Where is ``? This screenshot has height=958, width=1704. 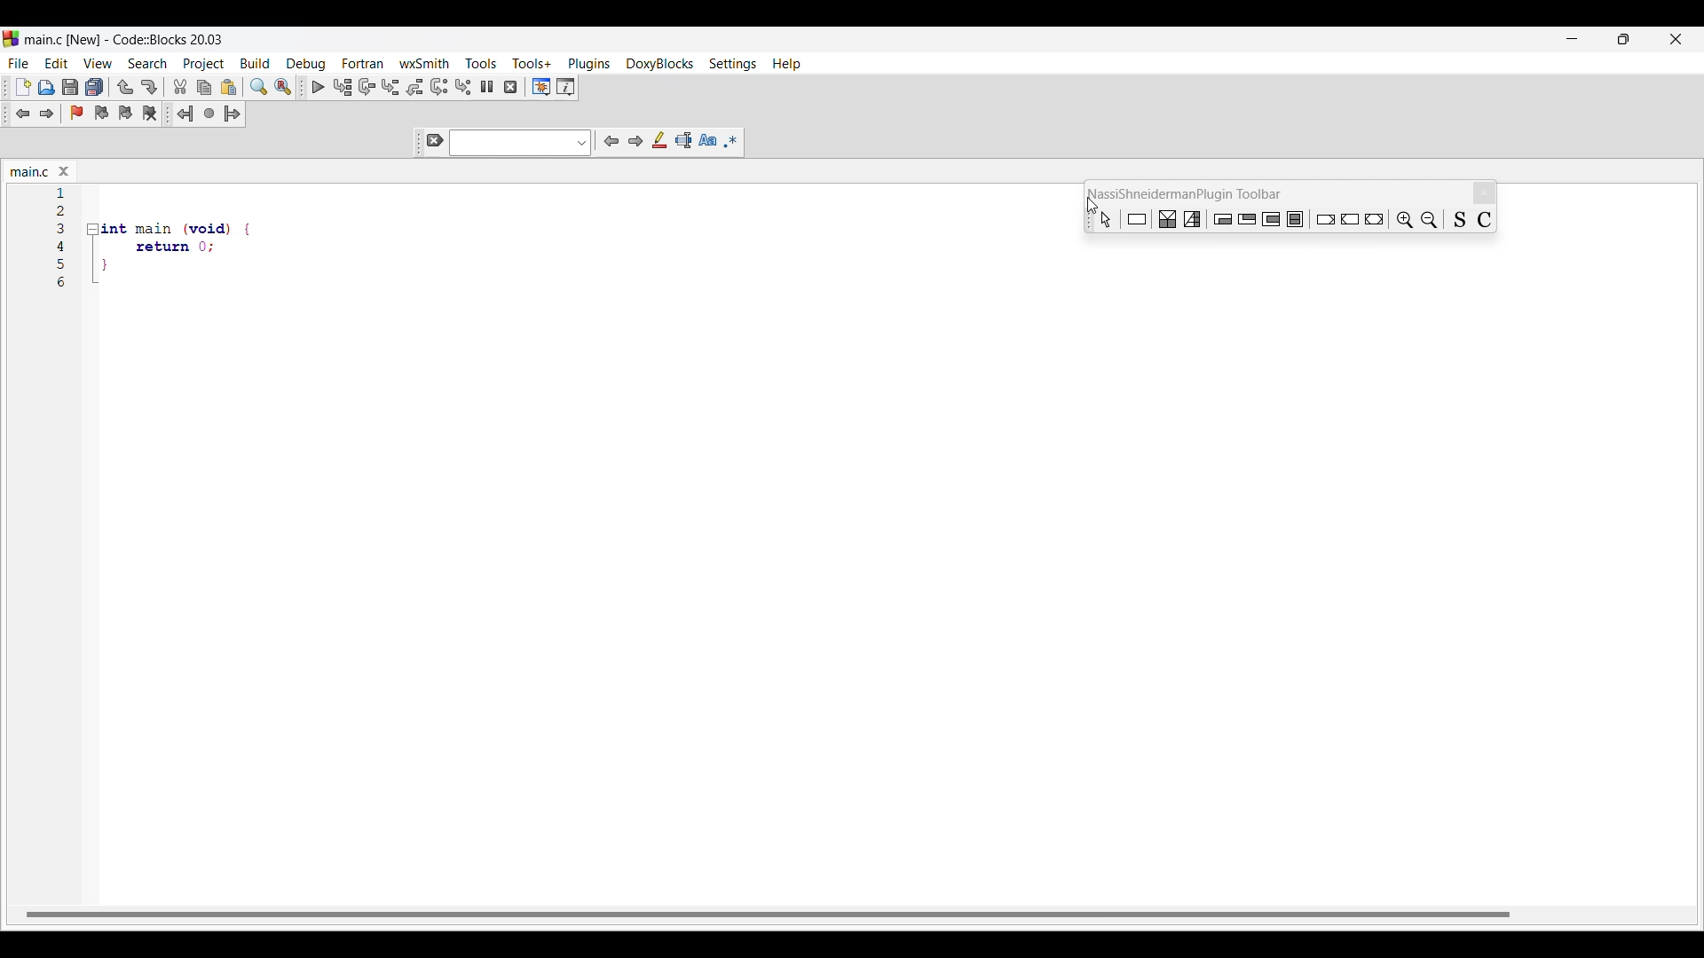  is located at coordinates (1324, 217).